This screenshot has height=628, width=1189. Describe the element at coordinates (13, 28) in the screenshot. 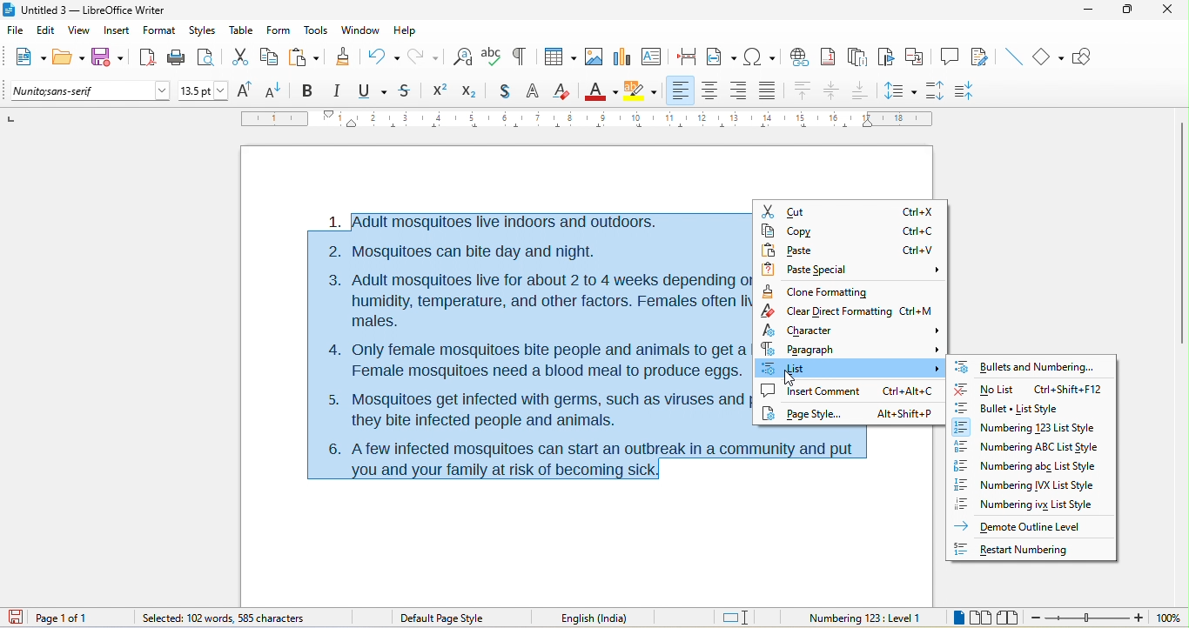

I see `file` at that location.